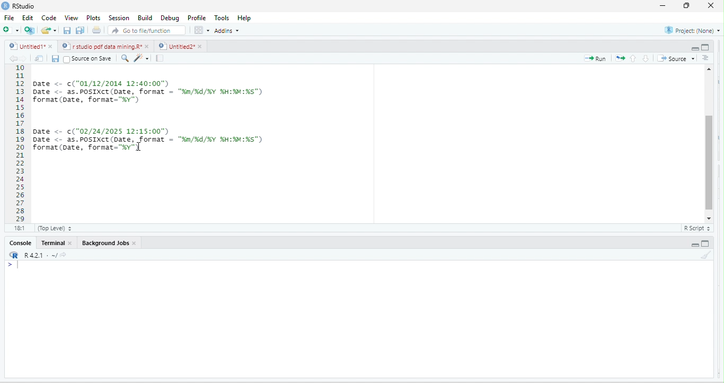 The width and height of the screenshot is (724, 383). What do you see at coordinates (226, 31) in the screenshot?
I see `addins` at bounding box center [226, 31].